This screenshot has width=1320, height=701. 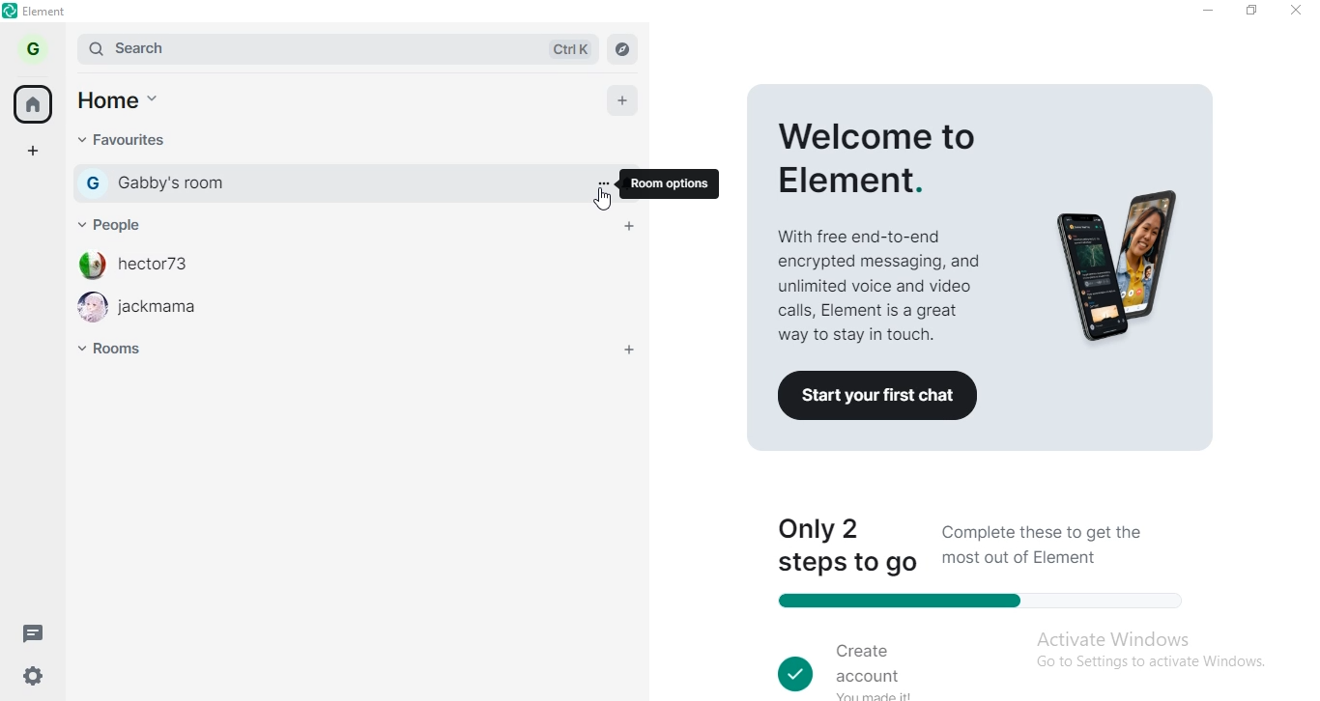 I want to click on ctrl k, so click(x=565, y=48).